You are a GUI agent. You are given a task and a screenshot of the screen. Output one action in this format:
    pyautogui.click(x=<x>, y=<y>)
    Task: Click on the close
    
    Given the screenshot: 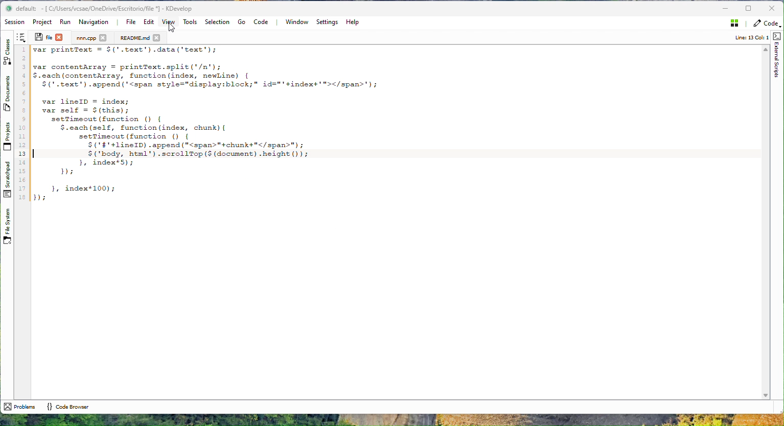 What is the action you would take?
    pyautogui.click(x=157, y=38)
    